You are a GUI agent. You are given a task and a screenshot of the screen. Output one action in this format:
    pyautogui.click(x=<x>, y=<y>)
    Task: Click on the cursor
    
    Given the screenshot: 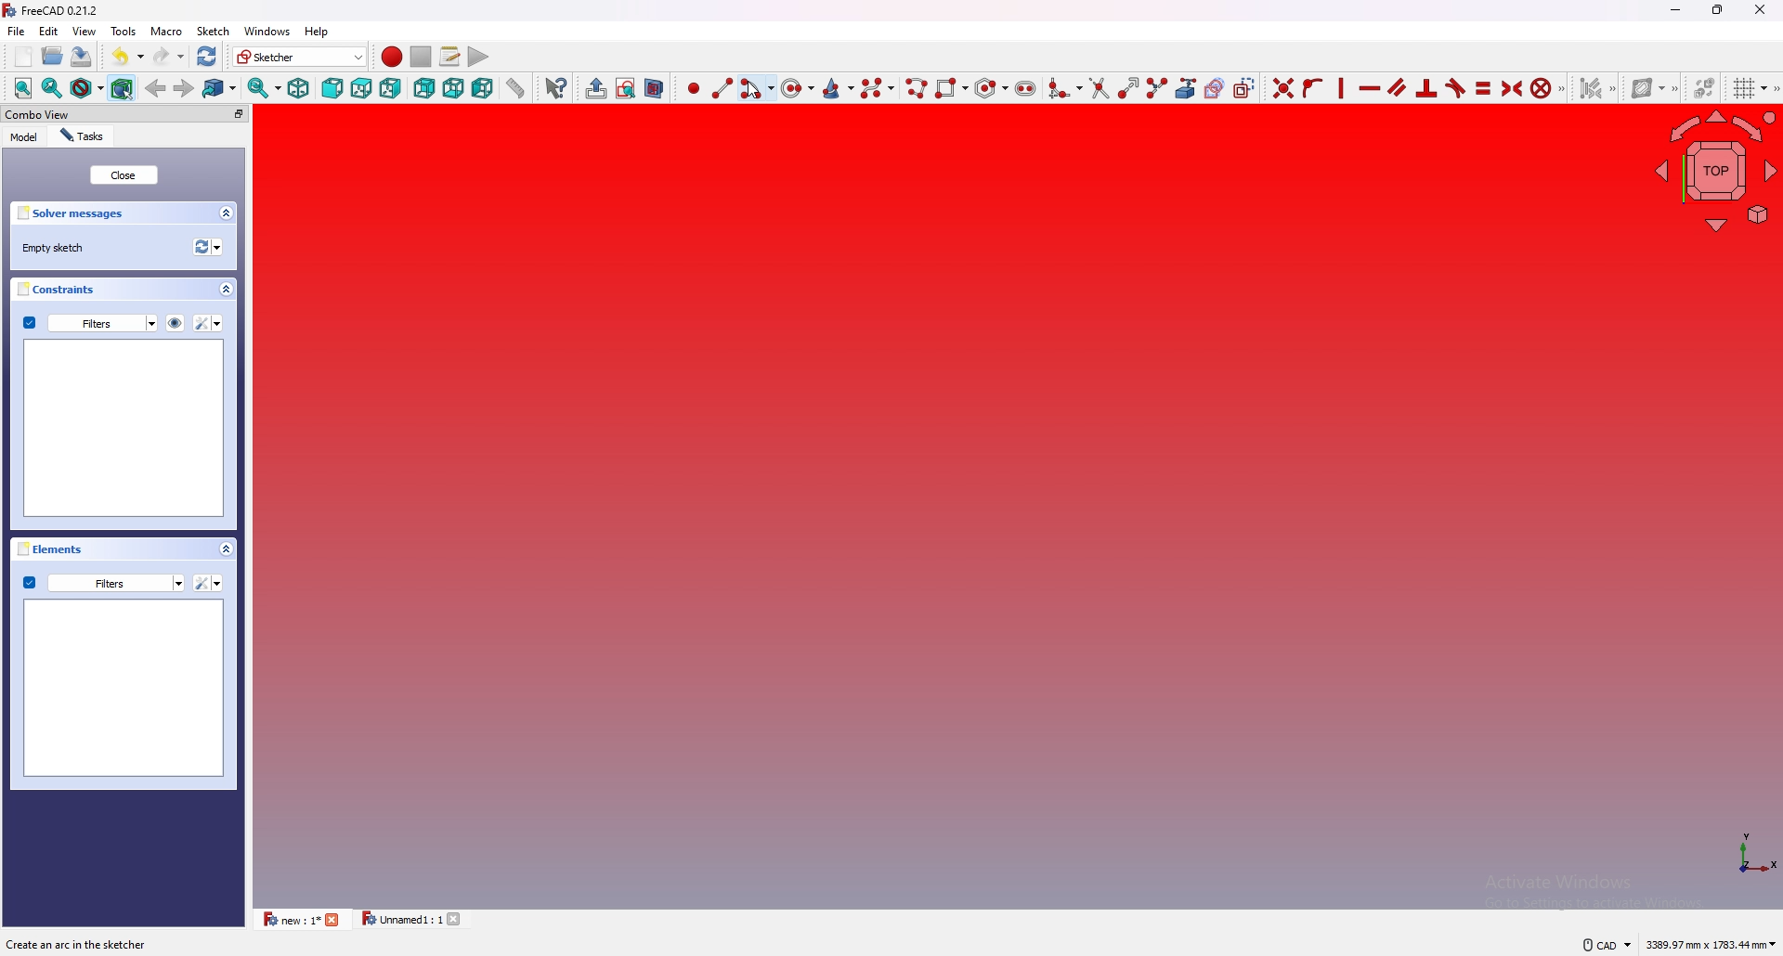 What is the action you would take?
    pyautogui.click(x=753, y=90)
    